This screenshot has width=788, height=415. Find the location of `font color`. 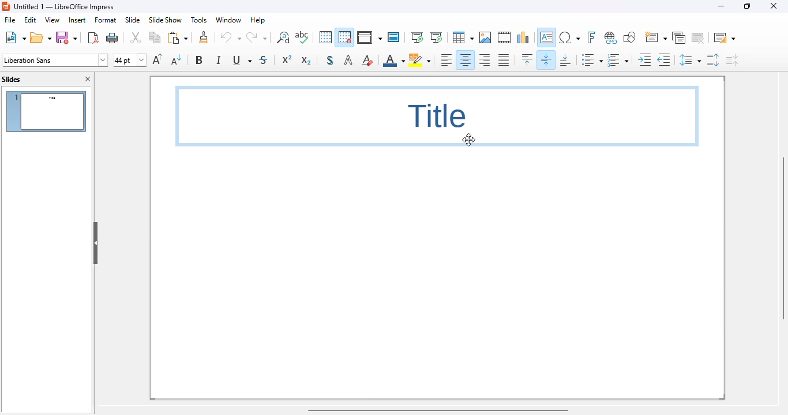

font color is located at coordinates (394, 59).